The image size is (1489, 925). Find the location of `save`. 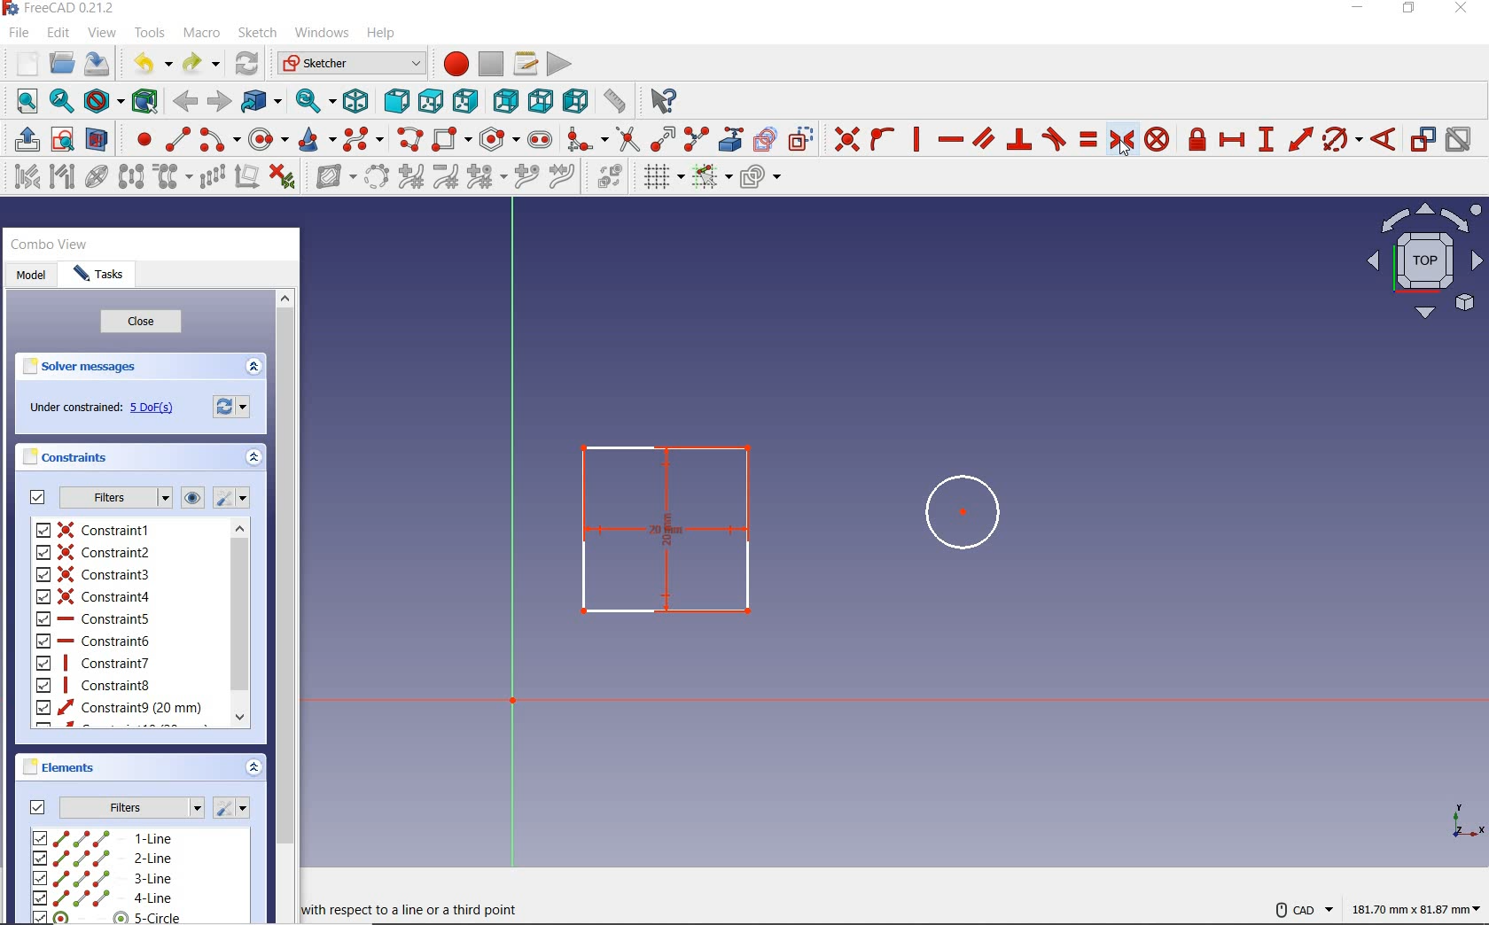

save is located at coordinates (99, 64).